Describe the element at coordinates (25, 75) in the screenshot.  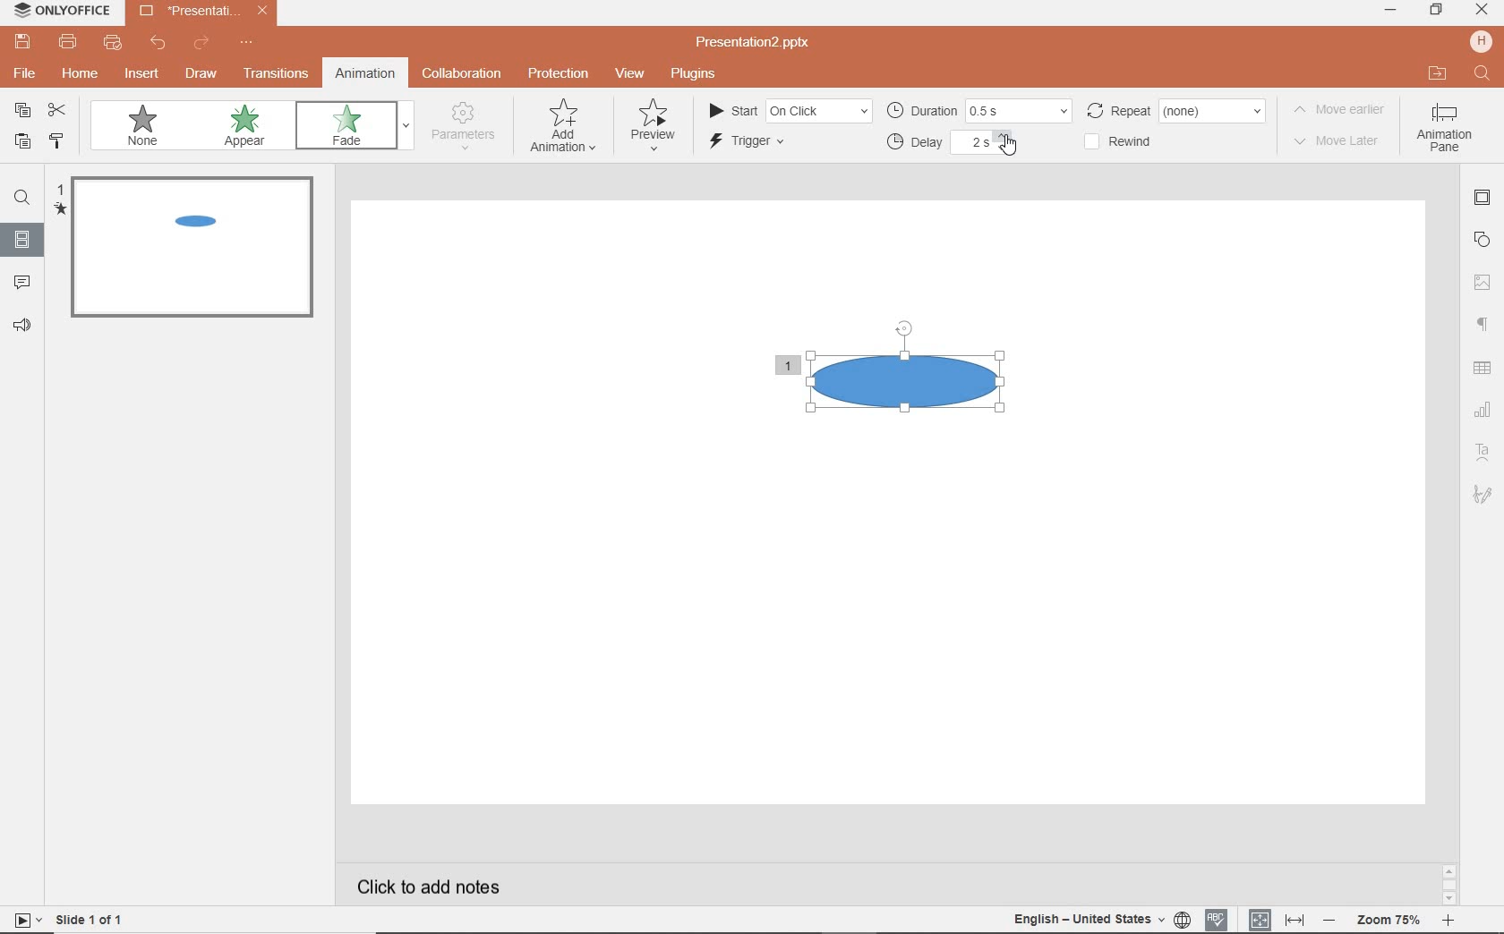
I see `file` at that location.